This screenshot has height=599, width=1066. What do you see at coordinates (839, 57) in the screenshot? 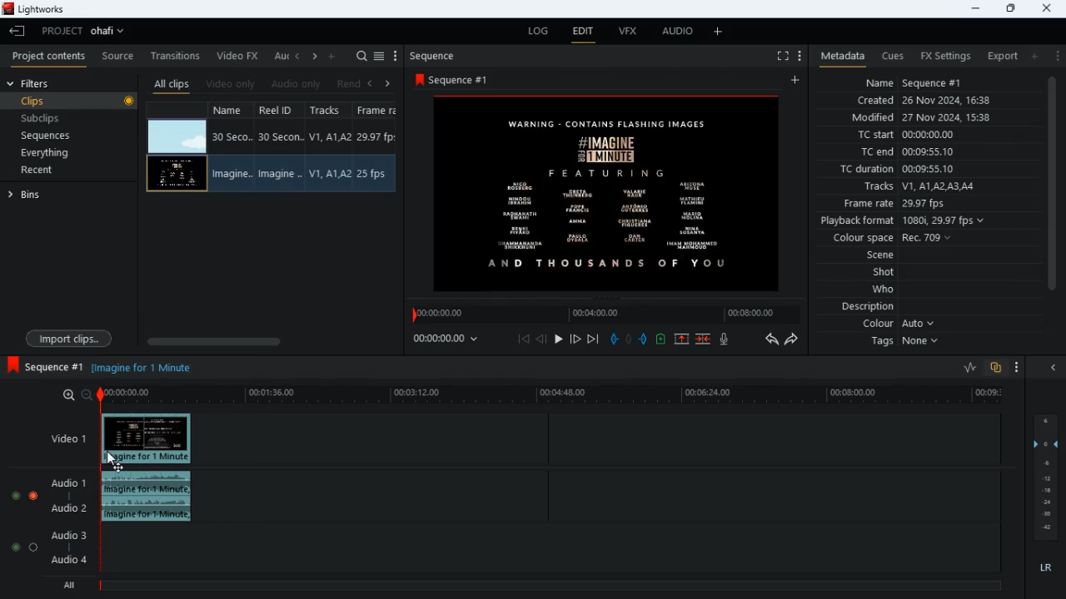
I see `metadata` at bounding box center [839, 57].